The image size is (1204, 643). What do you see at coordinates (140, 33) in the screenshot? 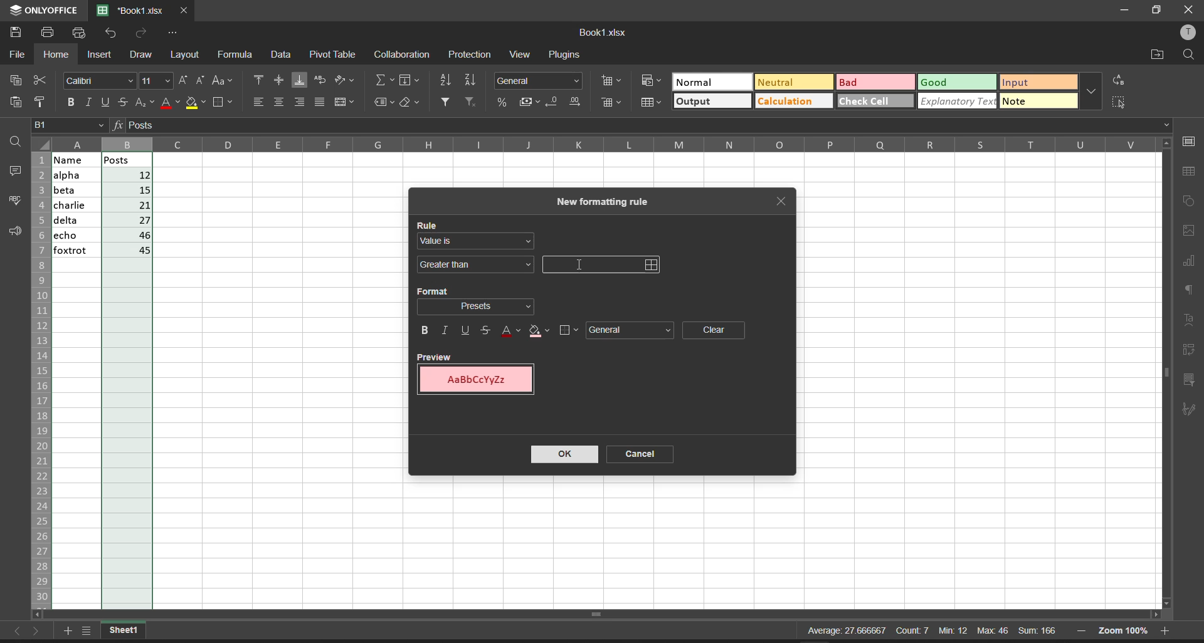
I see `redo` at bounding box center [140, 33].